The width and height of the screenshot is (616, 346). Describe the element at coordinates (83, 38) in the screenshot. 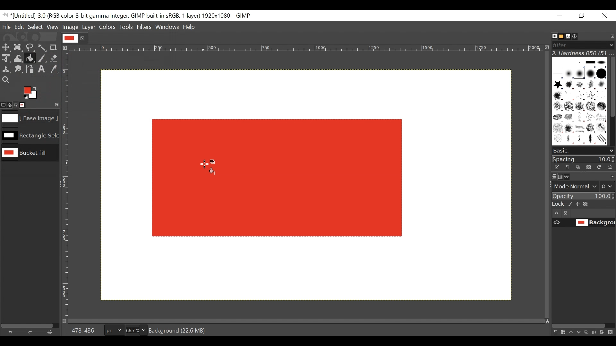

I see `close` at that location.